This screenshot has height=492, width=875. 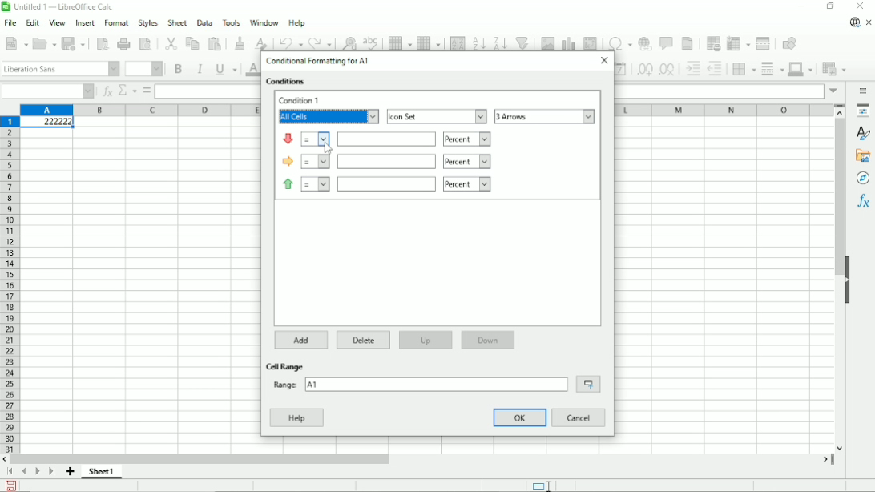 I want to click on Sort descending, so click(x=500, y=41).